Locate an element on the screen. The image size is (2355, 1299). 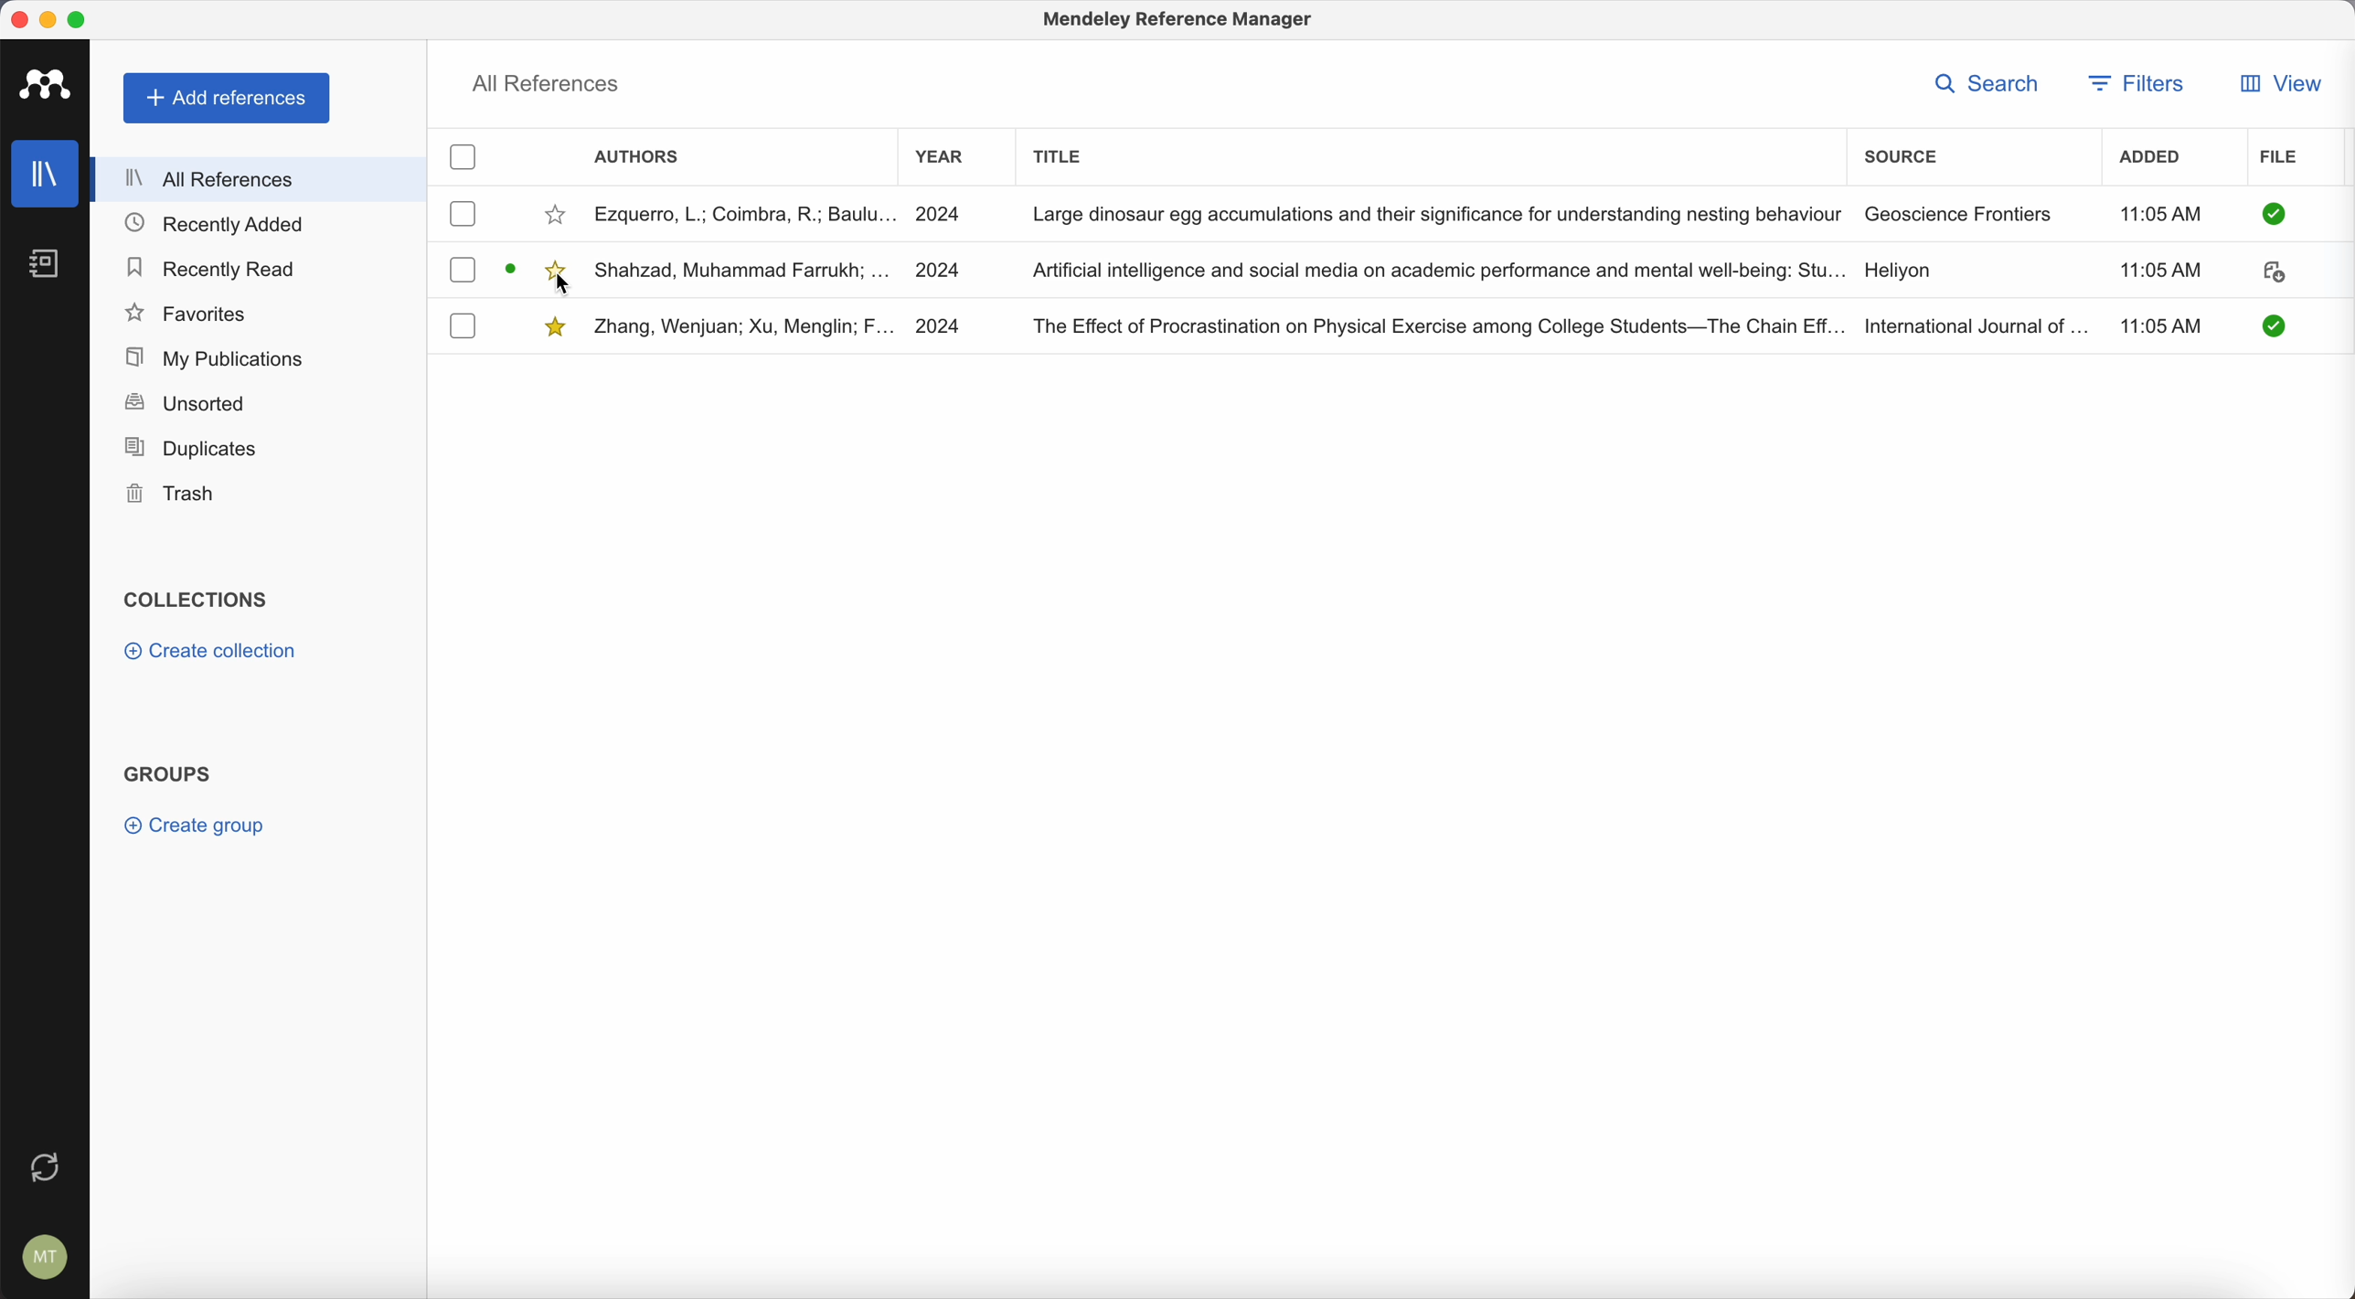
library is located at coordinates (48, 176).